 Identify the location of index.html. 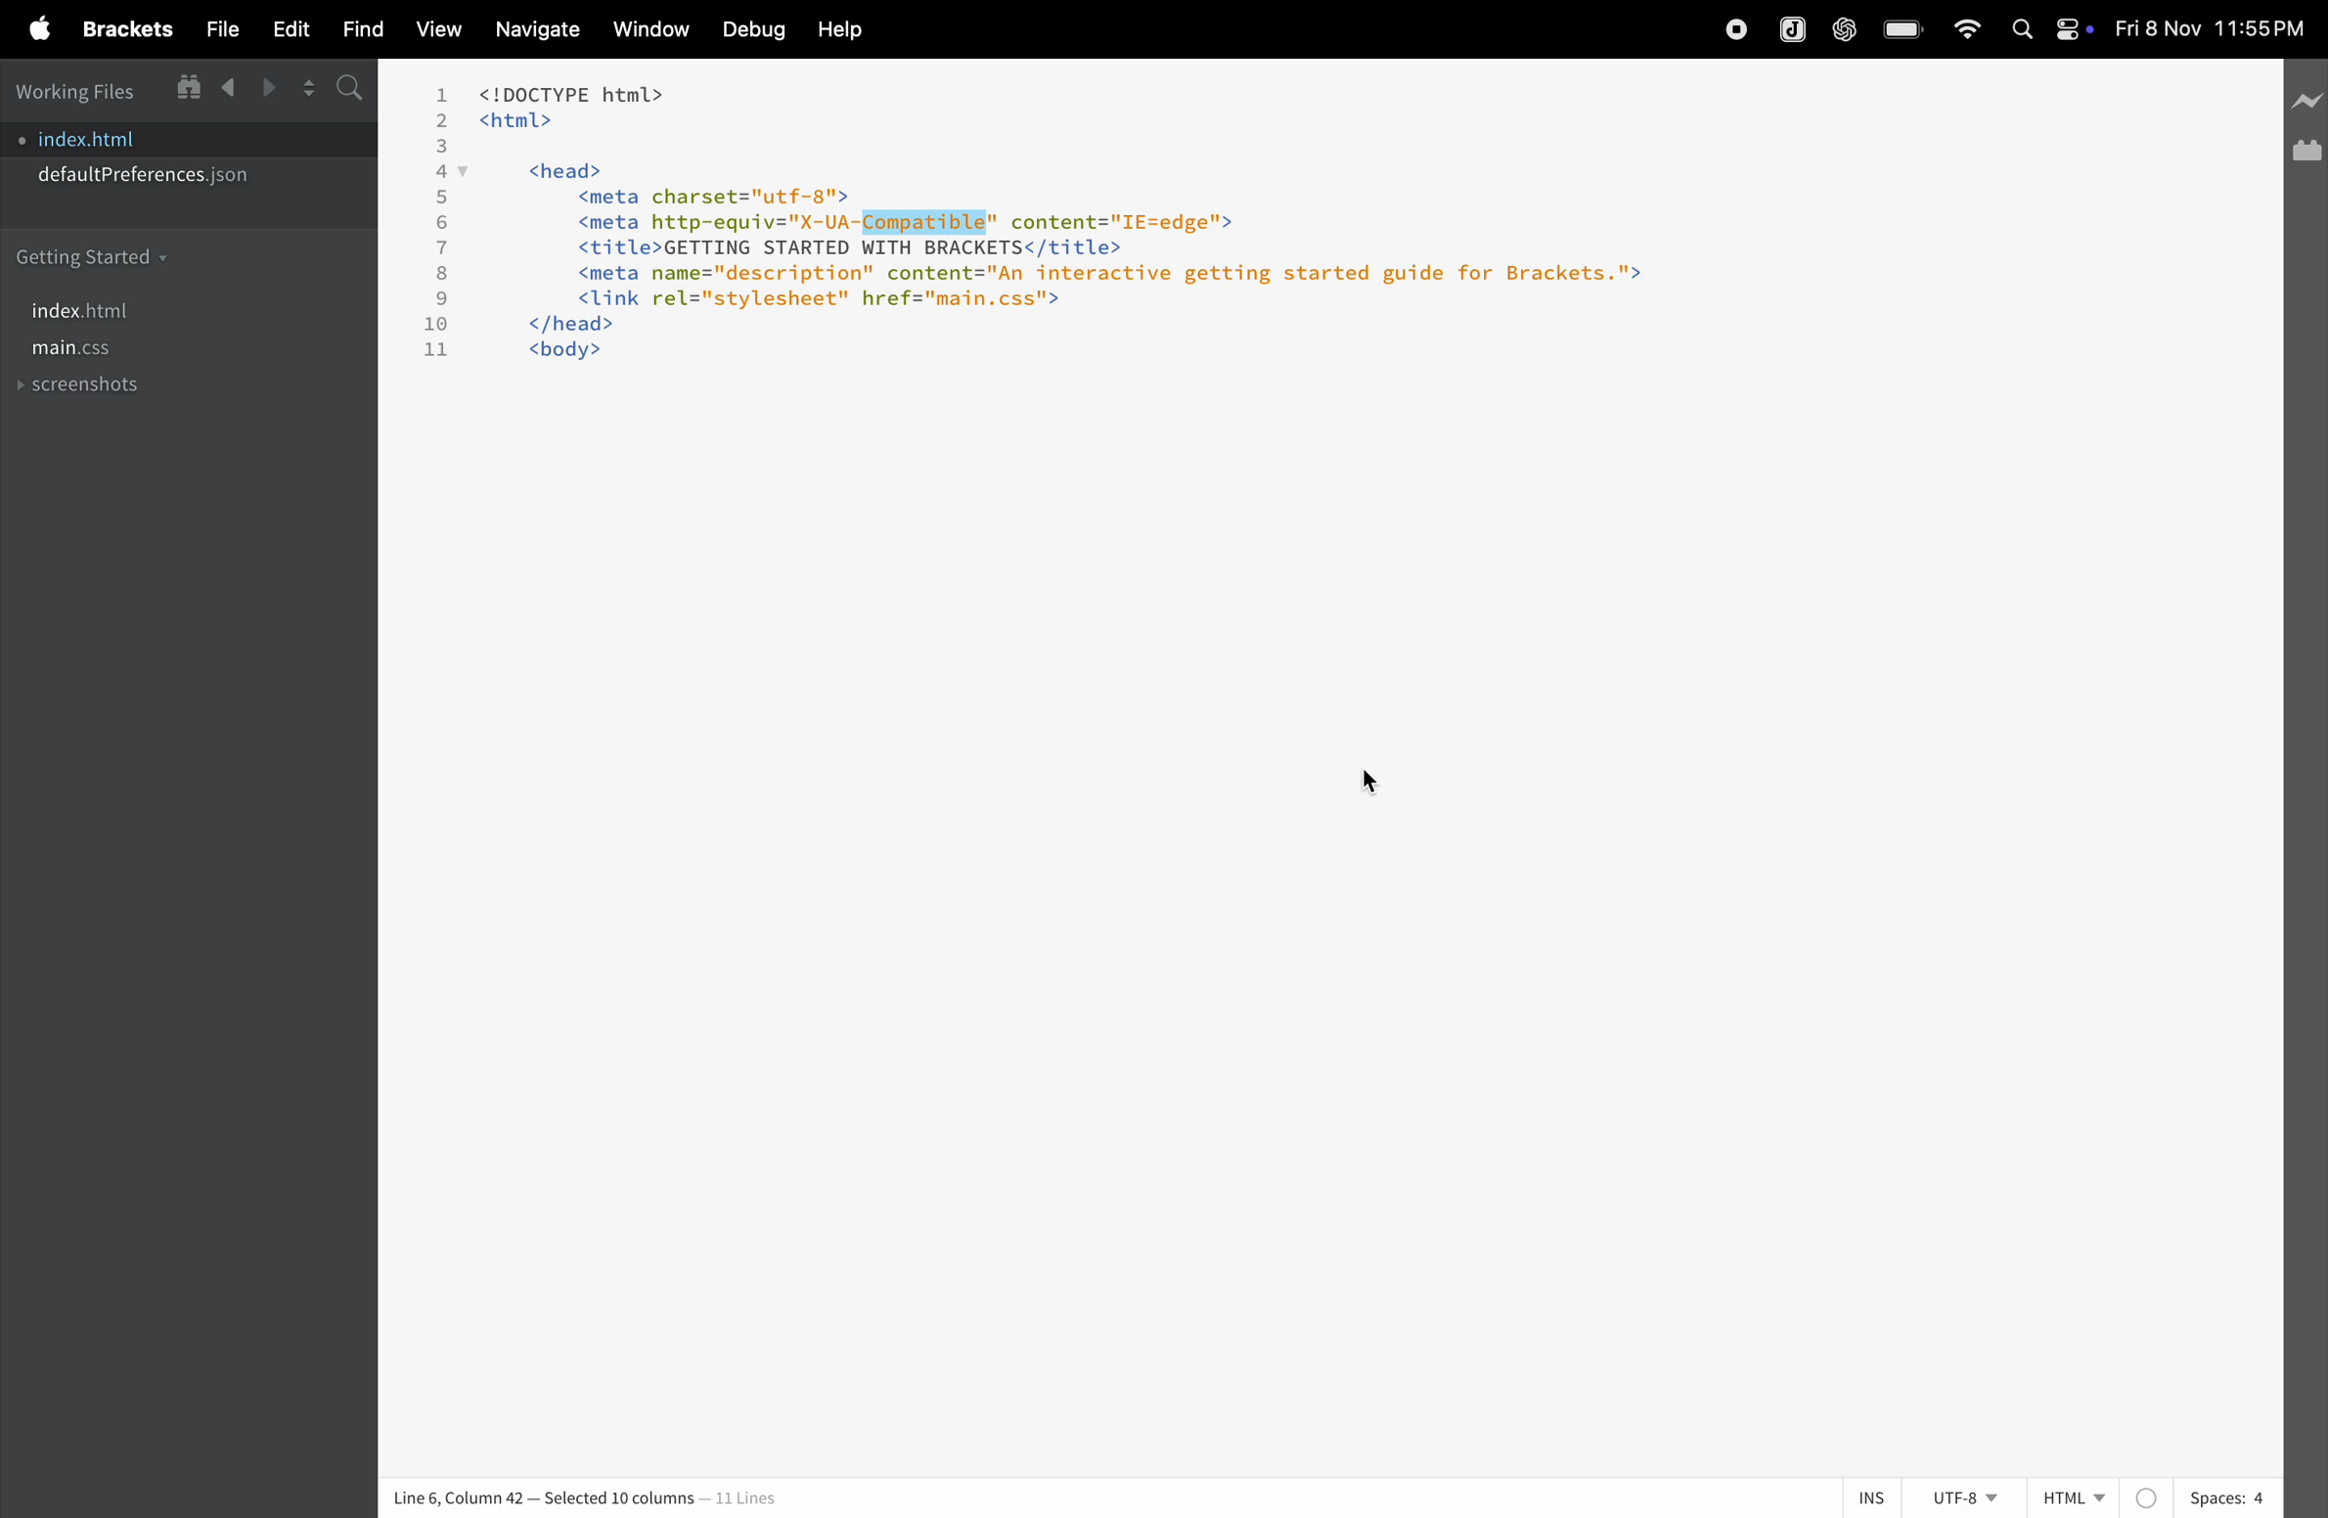
(114, 137).